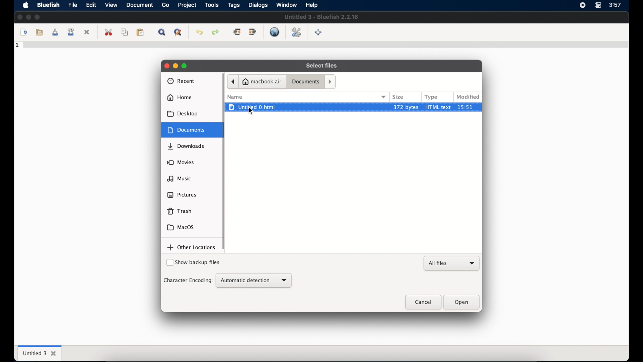 The image size is (643, 362). Describe the element at coordinates (181, 162) in the screenshot. I see `movies` at that location.